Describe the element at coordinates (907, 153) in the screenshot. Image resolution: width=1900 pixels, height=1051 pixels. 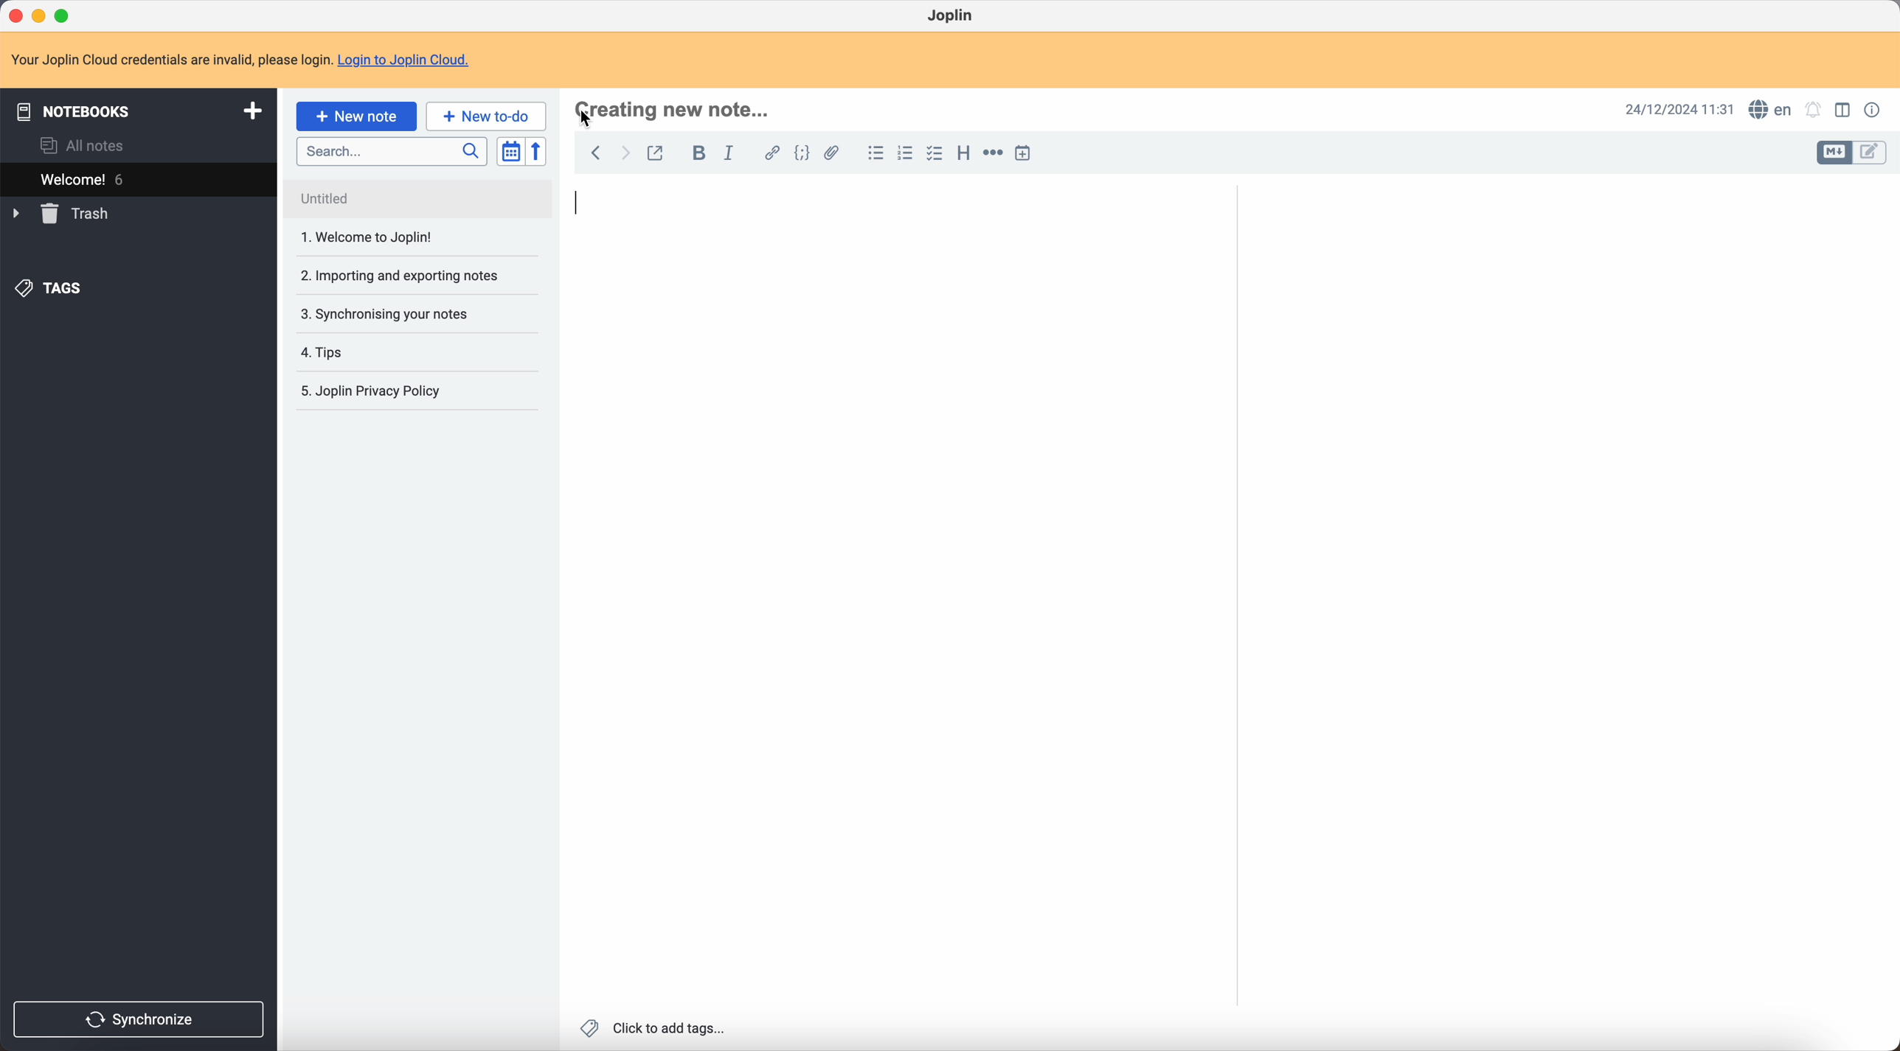
I see `numbered list` at that location.